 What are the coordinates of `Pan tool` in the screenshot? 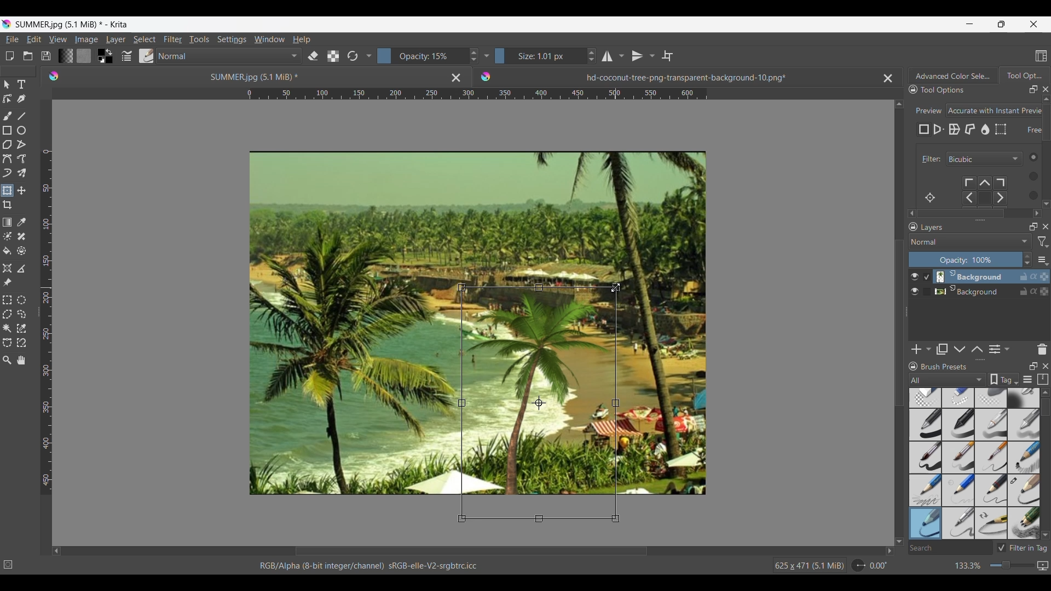 It's located at (22, 360).